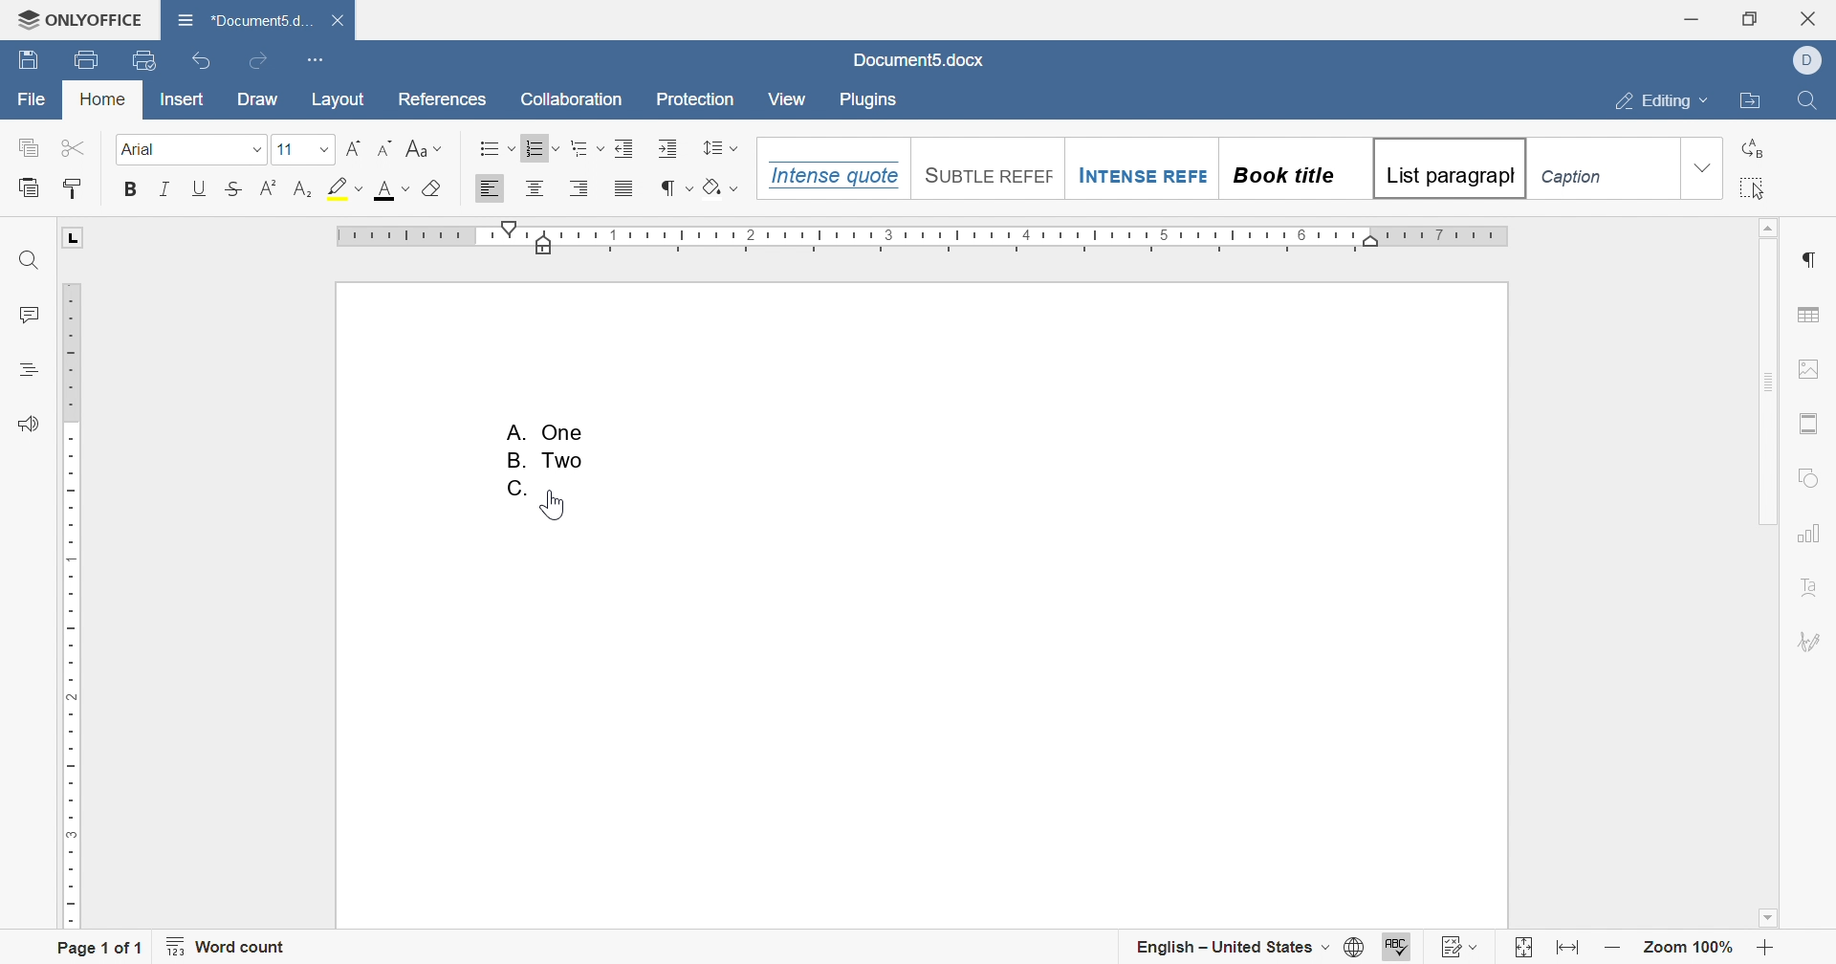 This screenshot has width=1836, height=964. Describe the element at coordinates (491, 188) in the screenshot. I see `Align Left` at that location.